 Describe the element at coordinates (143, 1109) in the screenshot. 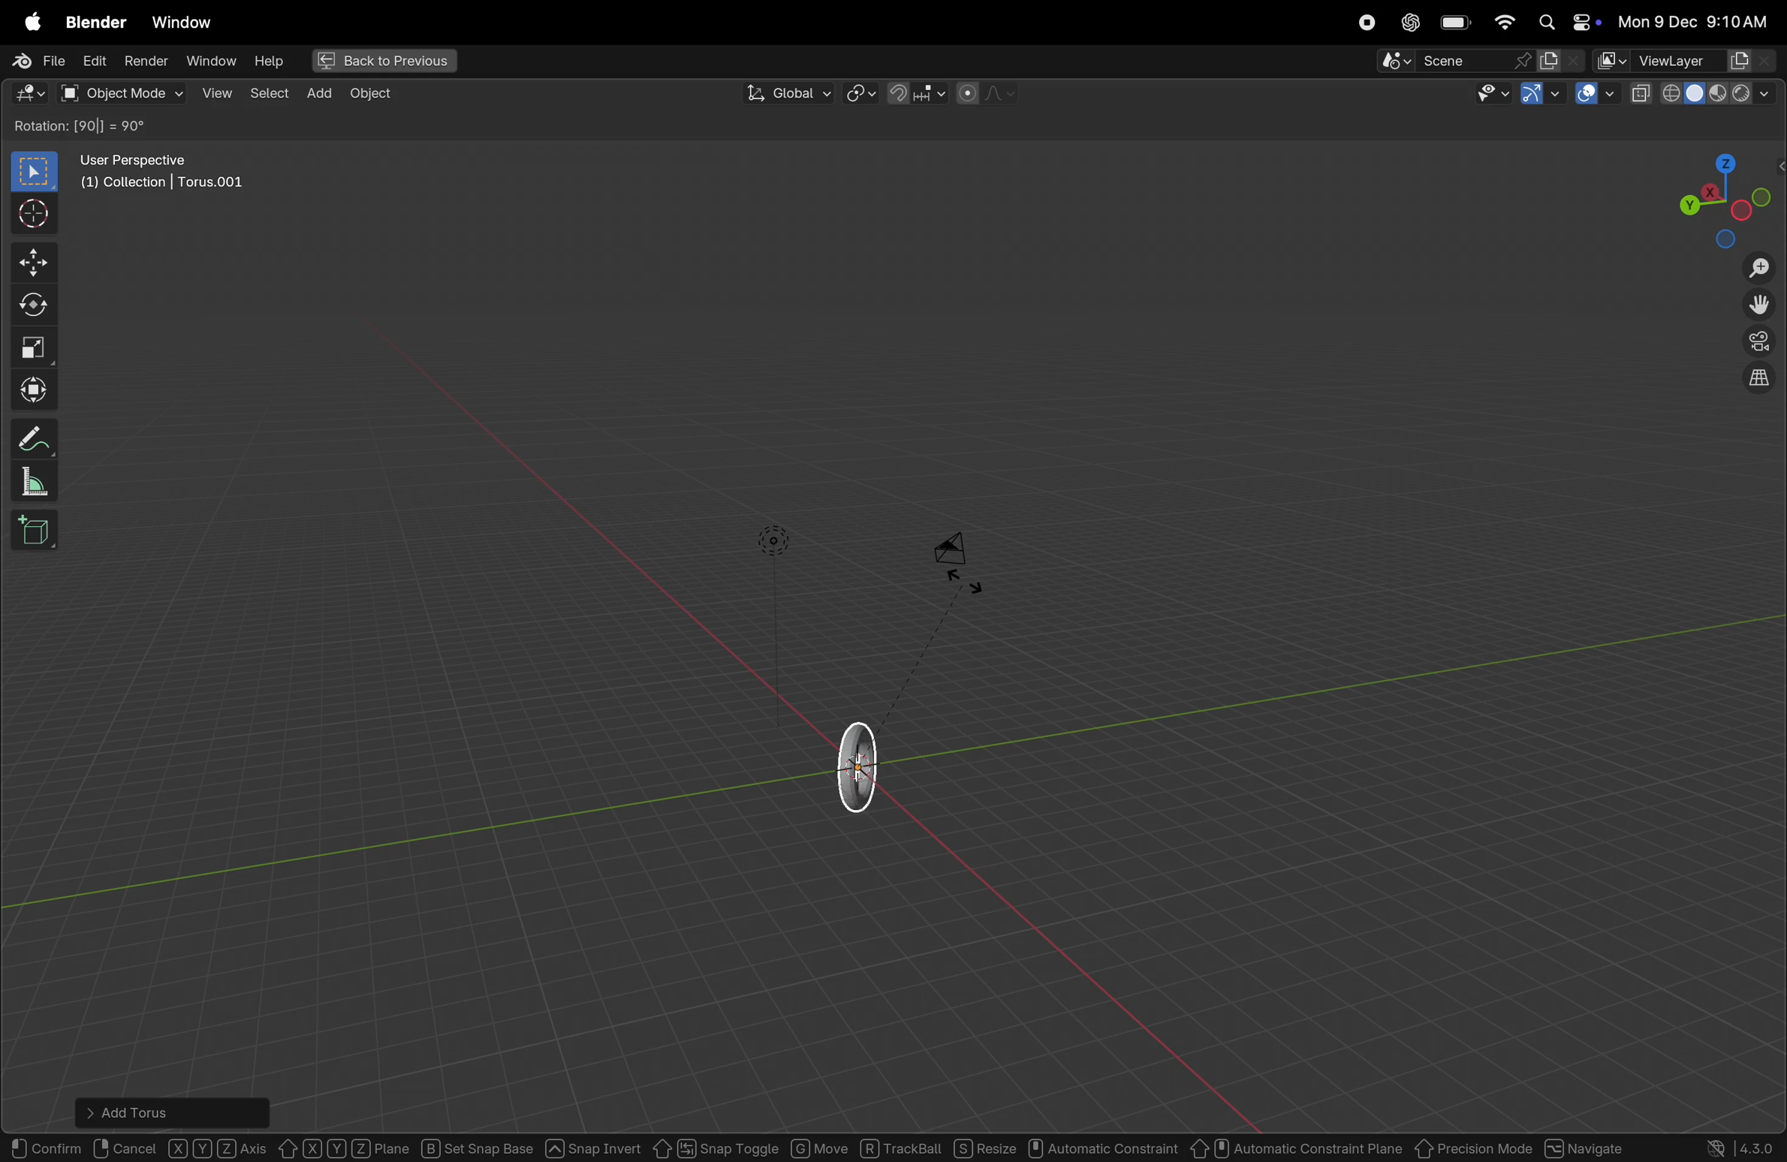

I see `Add torus` at that location.